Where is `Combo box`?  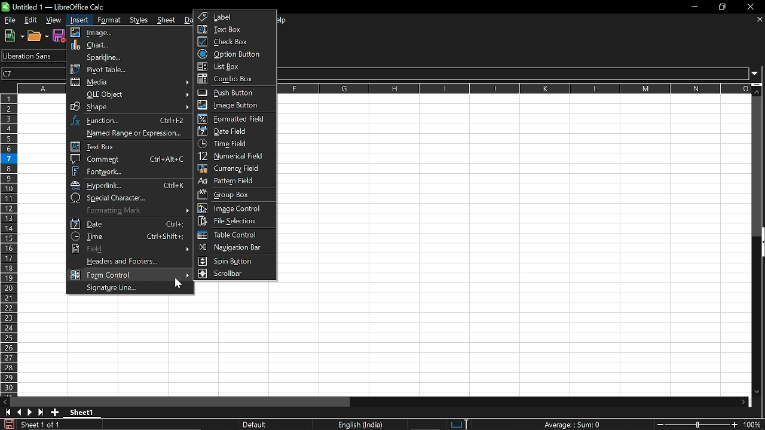 Combo box is located at coordinates (236, 79).